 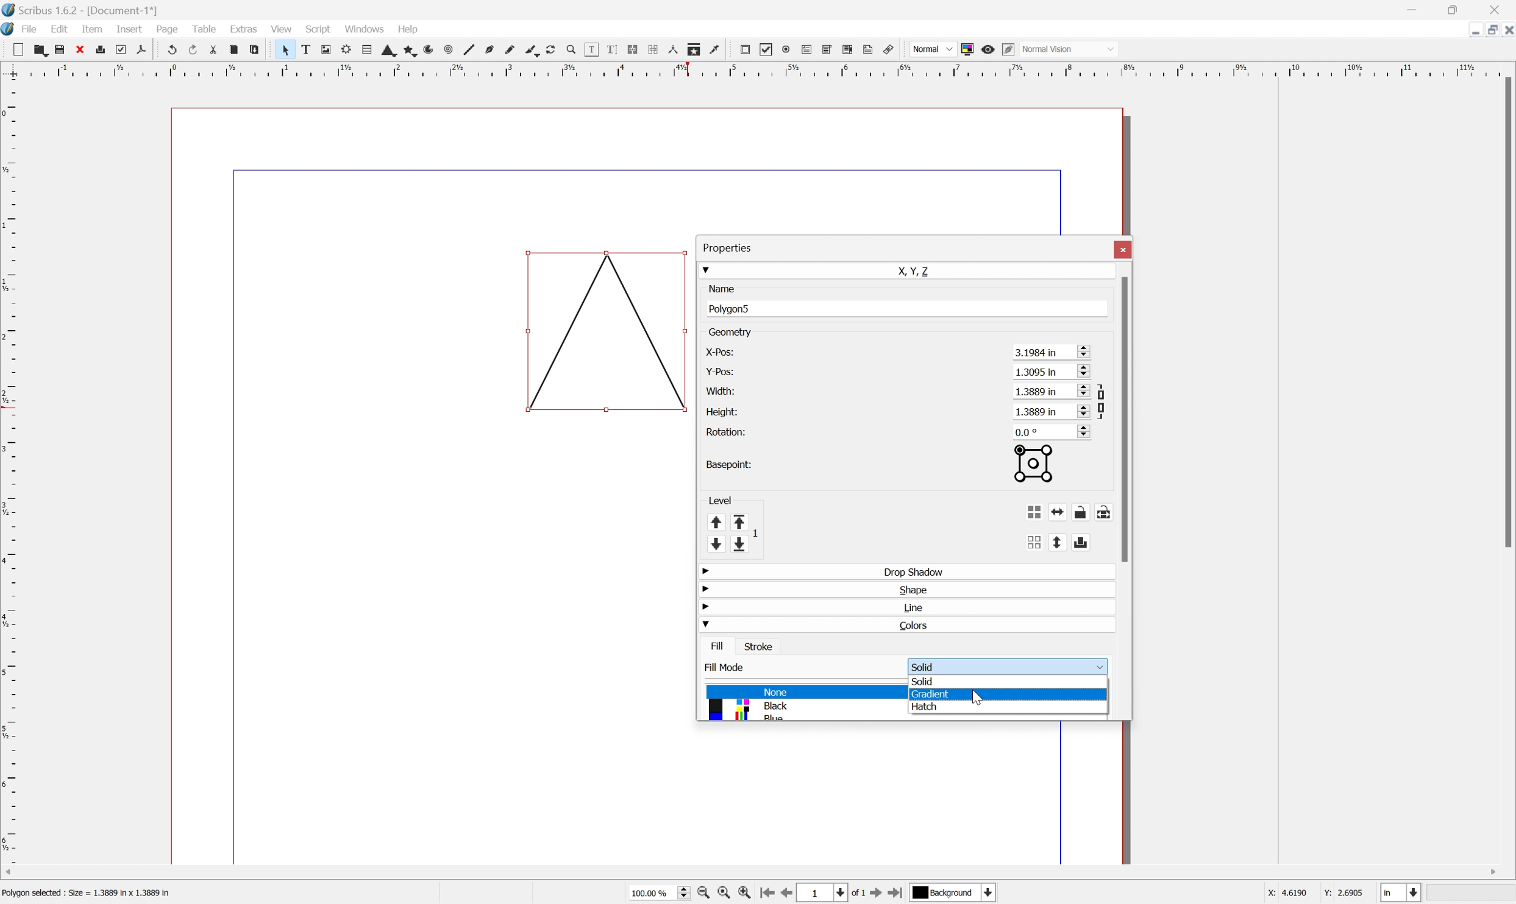 I want to click on File, so click(x=29, y=28).